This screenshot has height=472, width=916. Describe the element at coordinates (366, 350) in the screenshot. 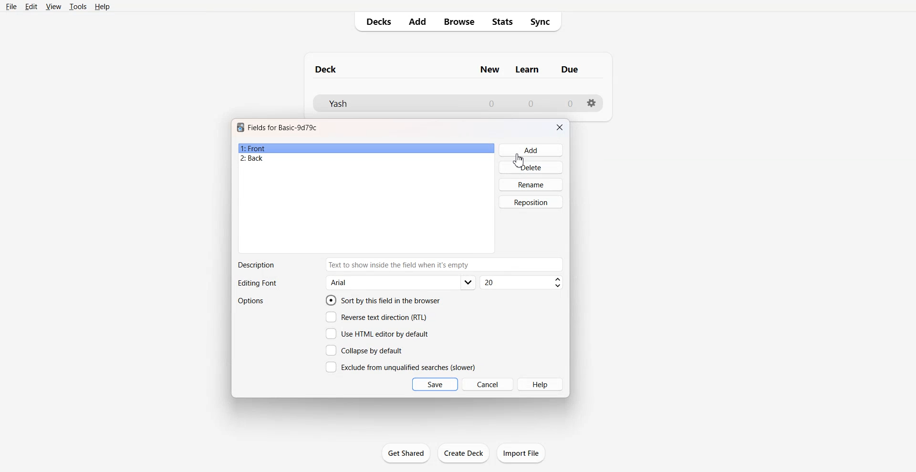

I see `Collapse by default` at that location.